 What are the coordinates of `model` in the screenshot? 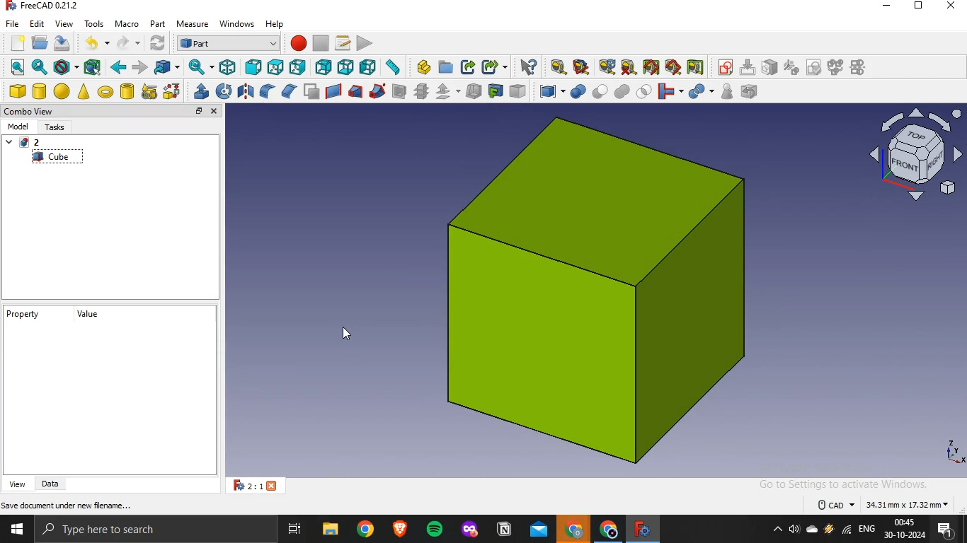 It's located at (20, 127).